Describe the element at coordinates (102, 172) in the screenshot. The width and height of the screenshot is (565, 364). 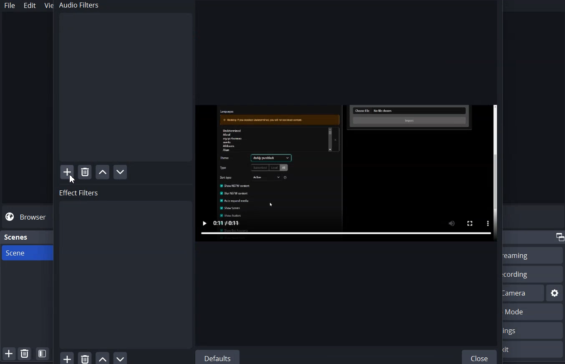
I see `Move Filter Up` at that location.